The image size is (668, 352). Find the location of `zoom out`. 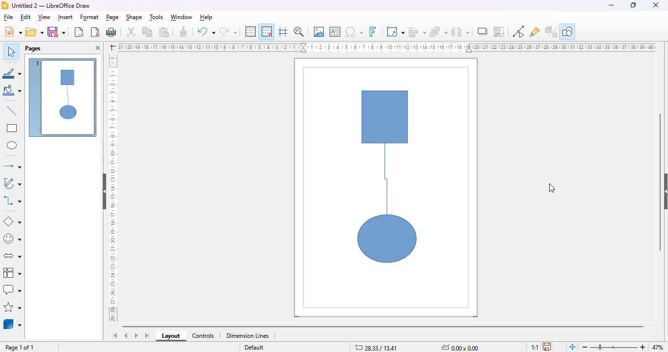

zoom out is located at coordinates (586, 347).